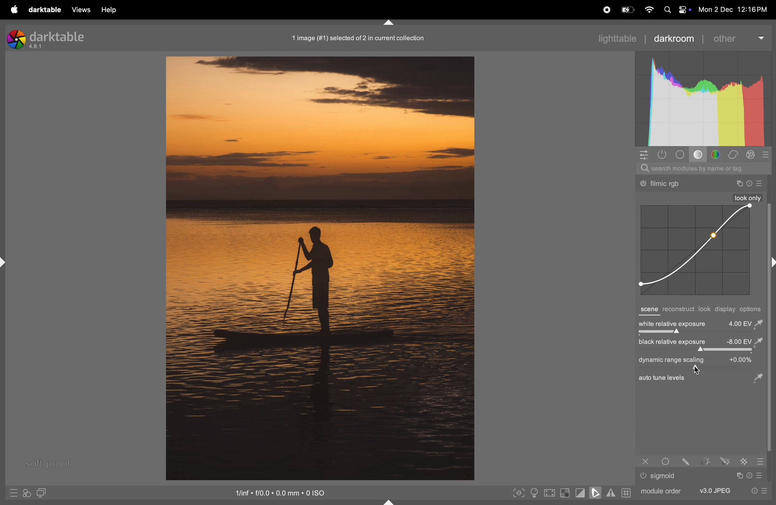  What do you see at coordinates (725, 461) in the screenshot?
I see `` at bounding box center [725, 461].